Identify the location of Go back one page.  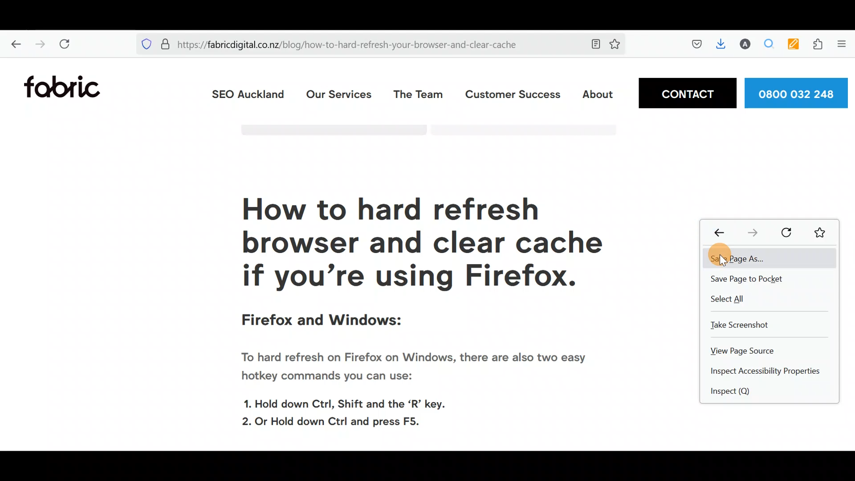
(12, 45).